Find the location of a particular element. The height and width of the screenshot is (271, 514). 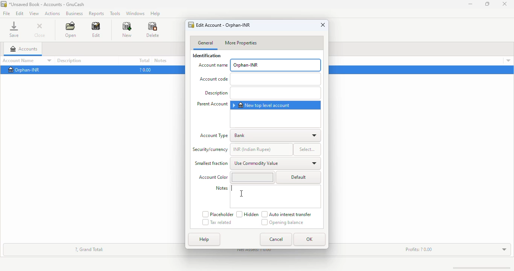

account type is located at coordinates (214, 136).